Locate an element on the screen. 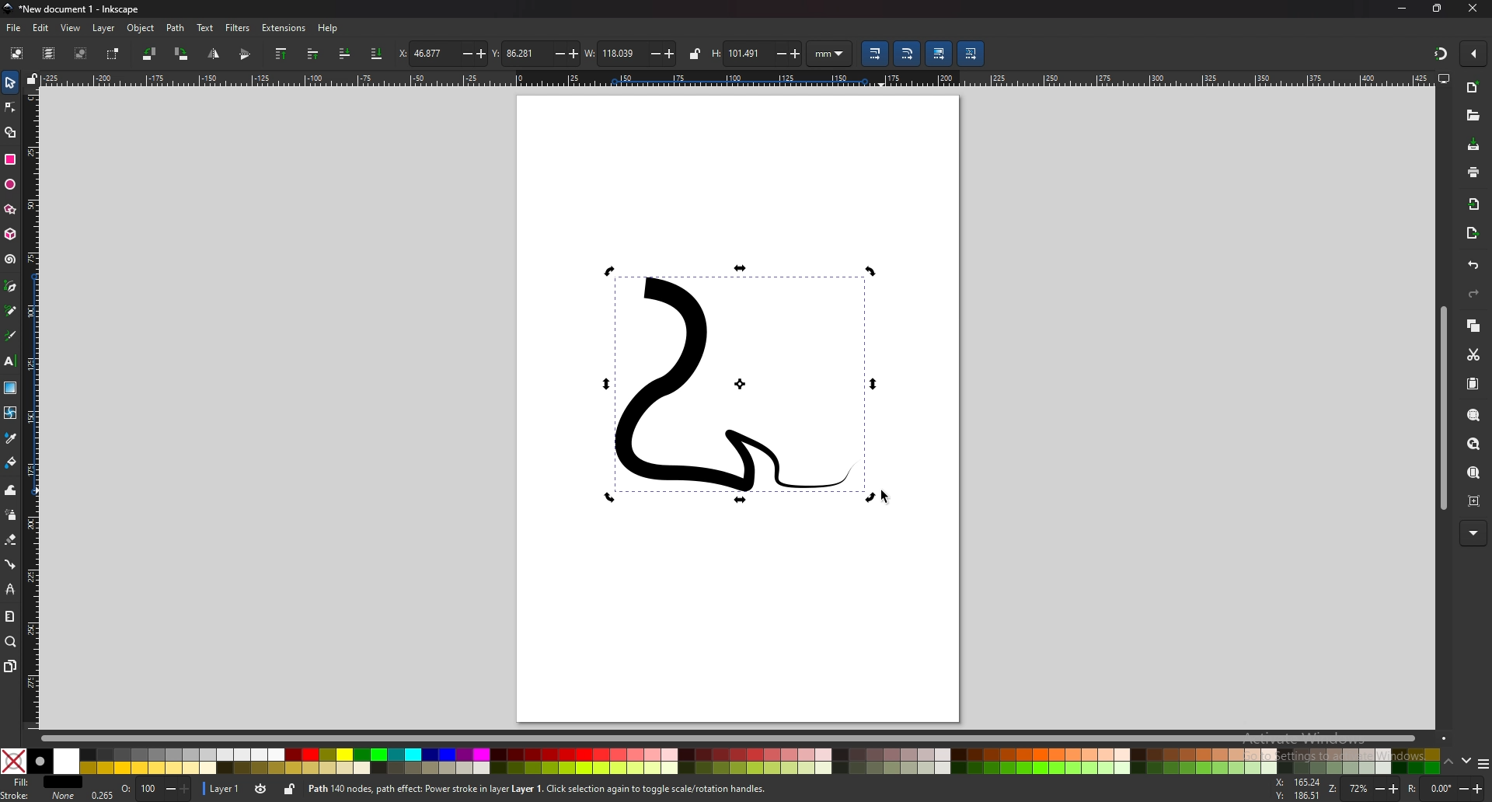 The image size is (1492, 802). selector is located at coordinates (11, 82).